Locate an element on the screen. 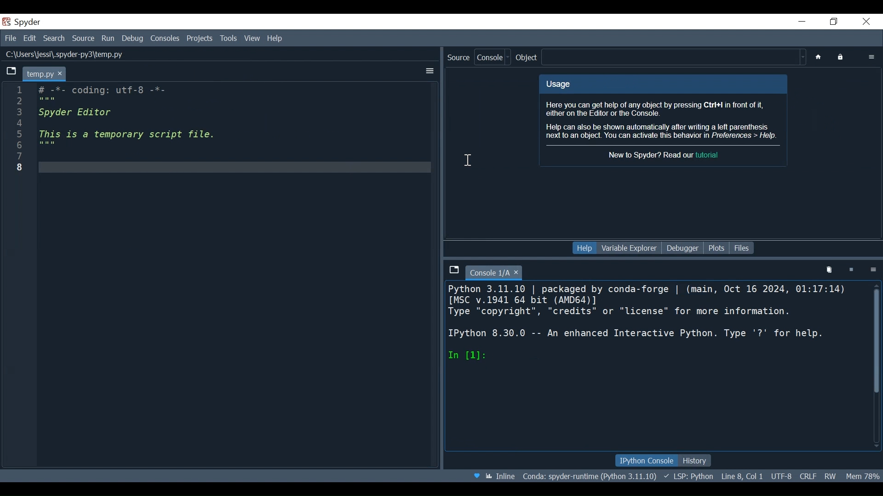 The width and height of the screenshot is (883, 496). Options is located at coordinates (872, 270).